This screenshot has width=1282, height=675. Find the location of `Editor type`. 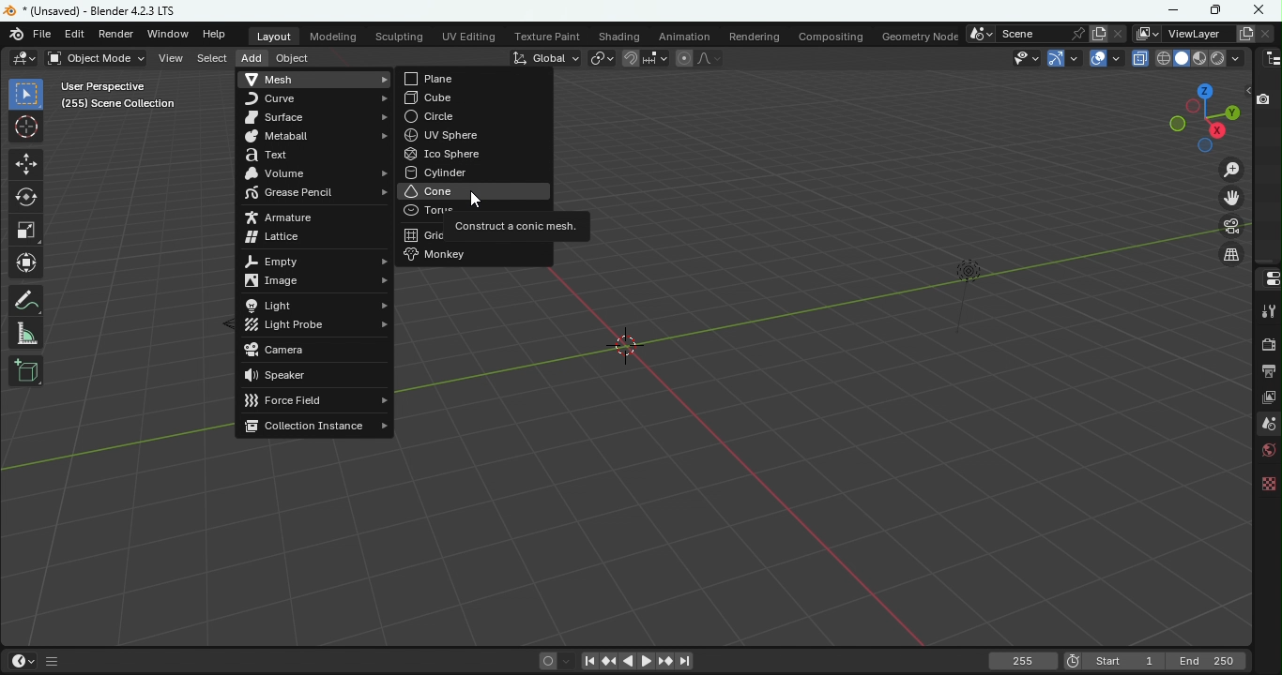

Editor type is located at coordinates (1269, 58).